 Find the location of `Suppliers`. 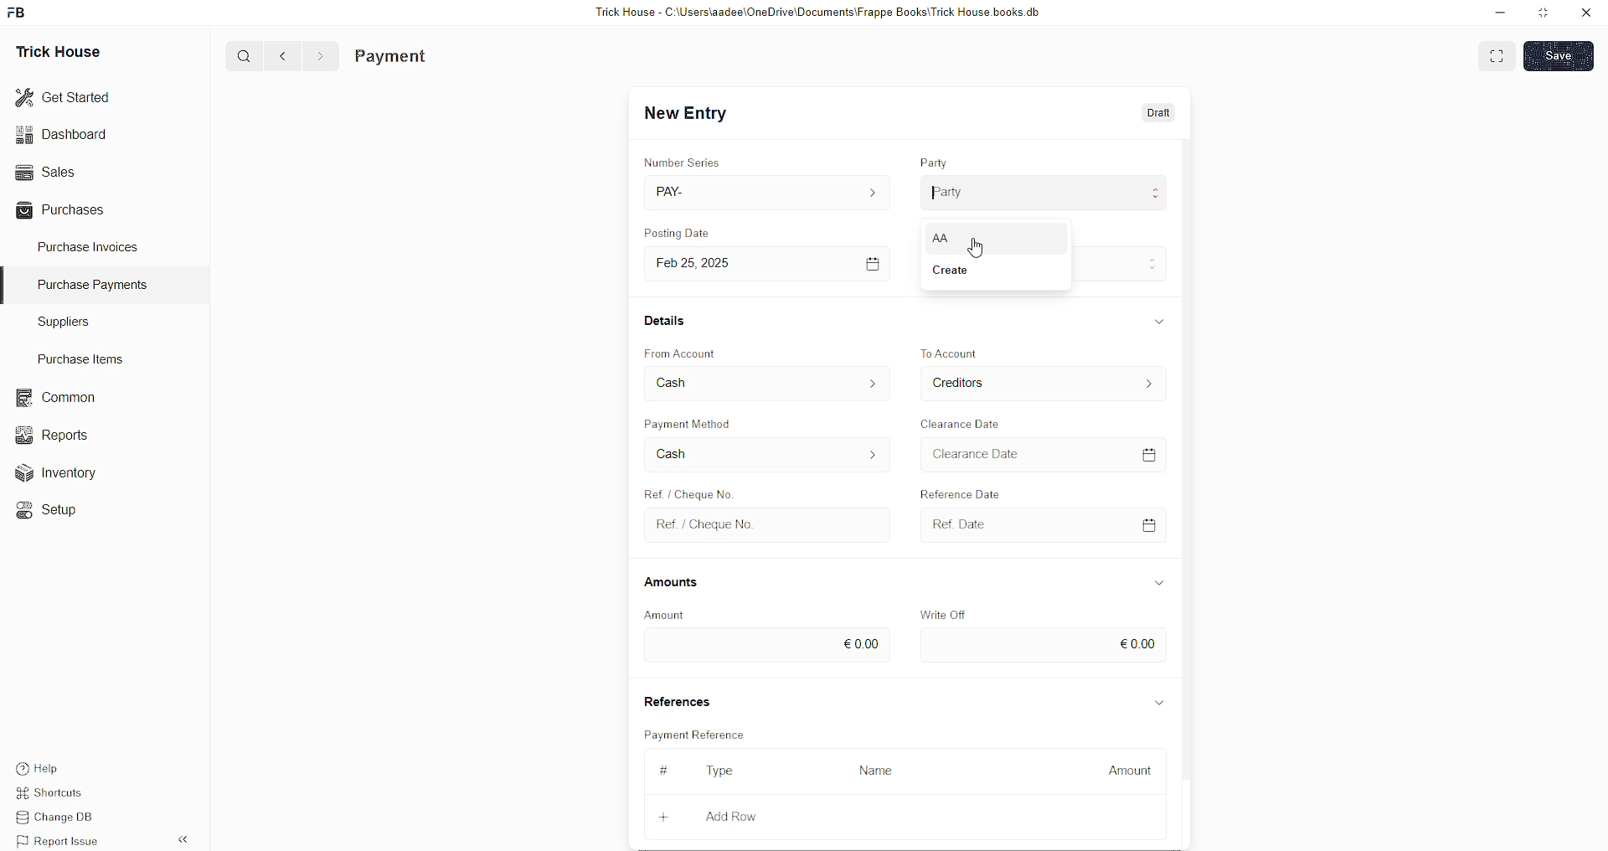

Suppliers is located at coordinates (57, 321).